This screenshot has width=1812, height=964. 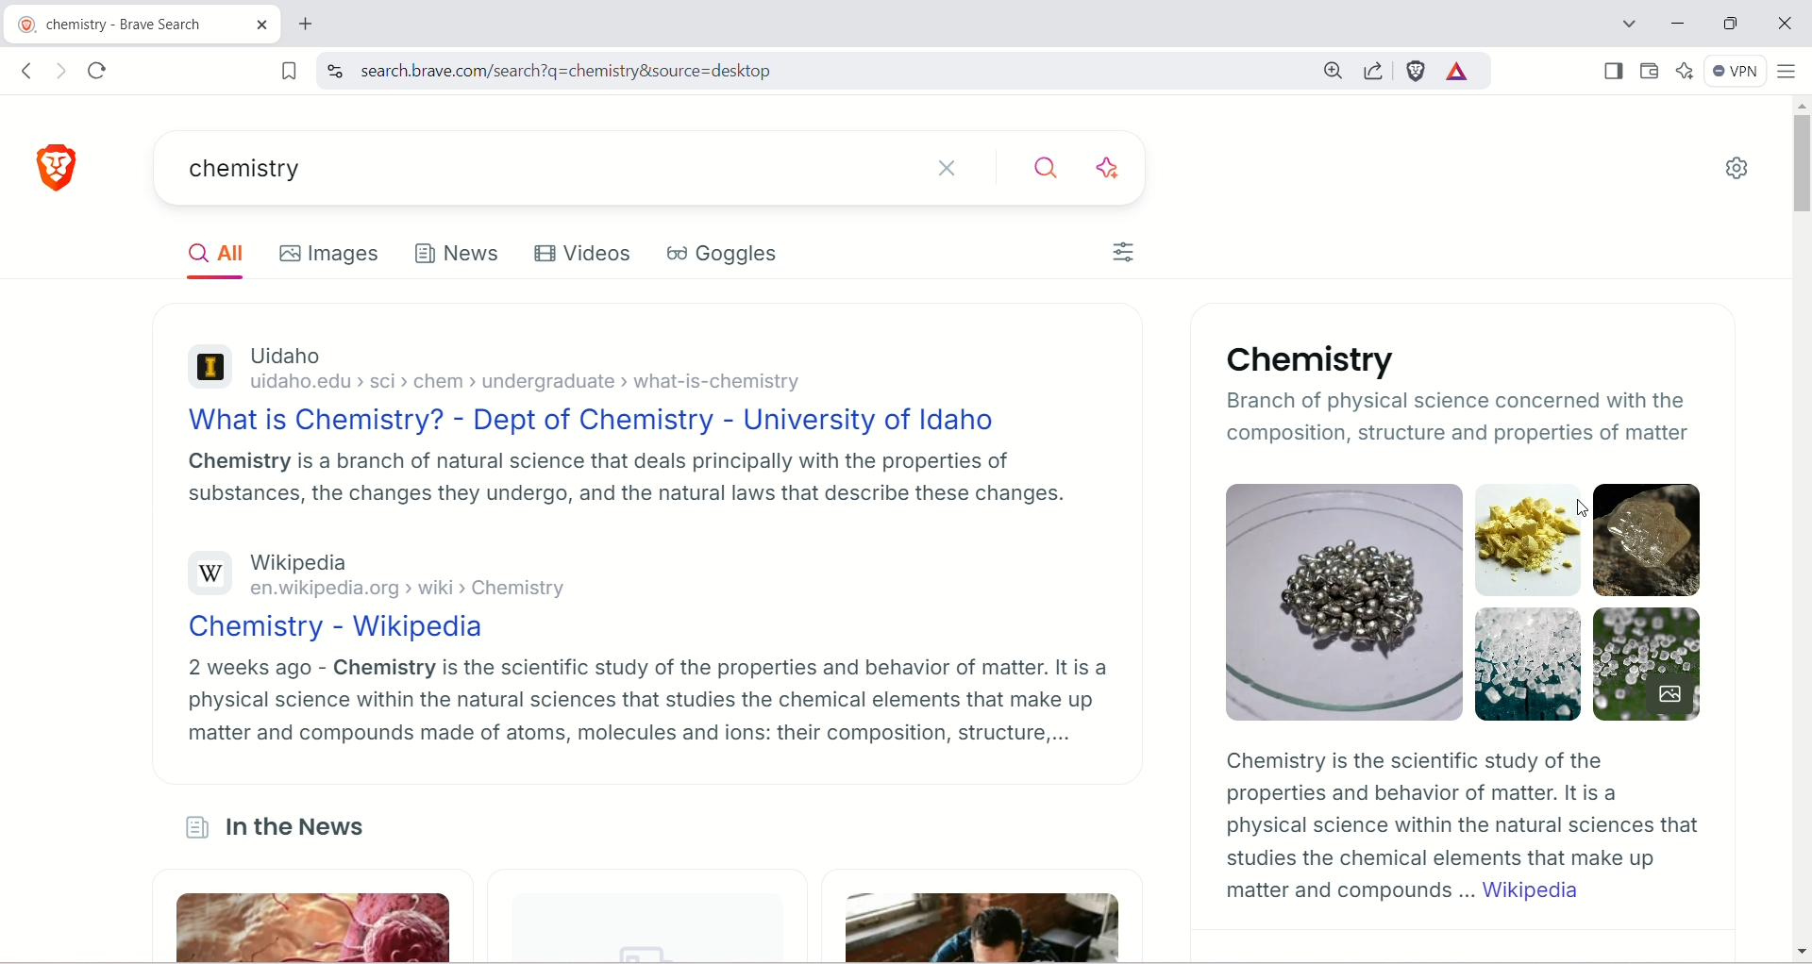 What do you see at coordinates (459, 253) in the screenshot?
I see `News` at bounding box center [459, 253].